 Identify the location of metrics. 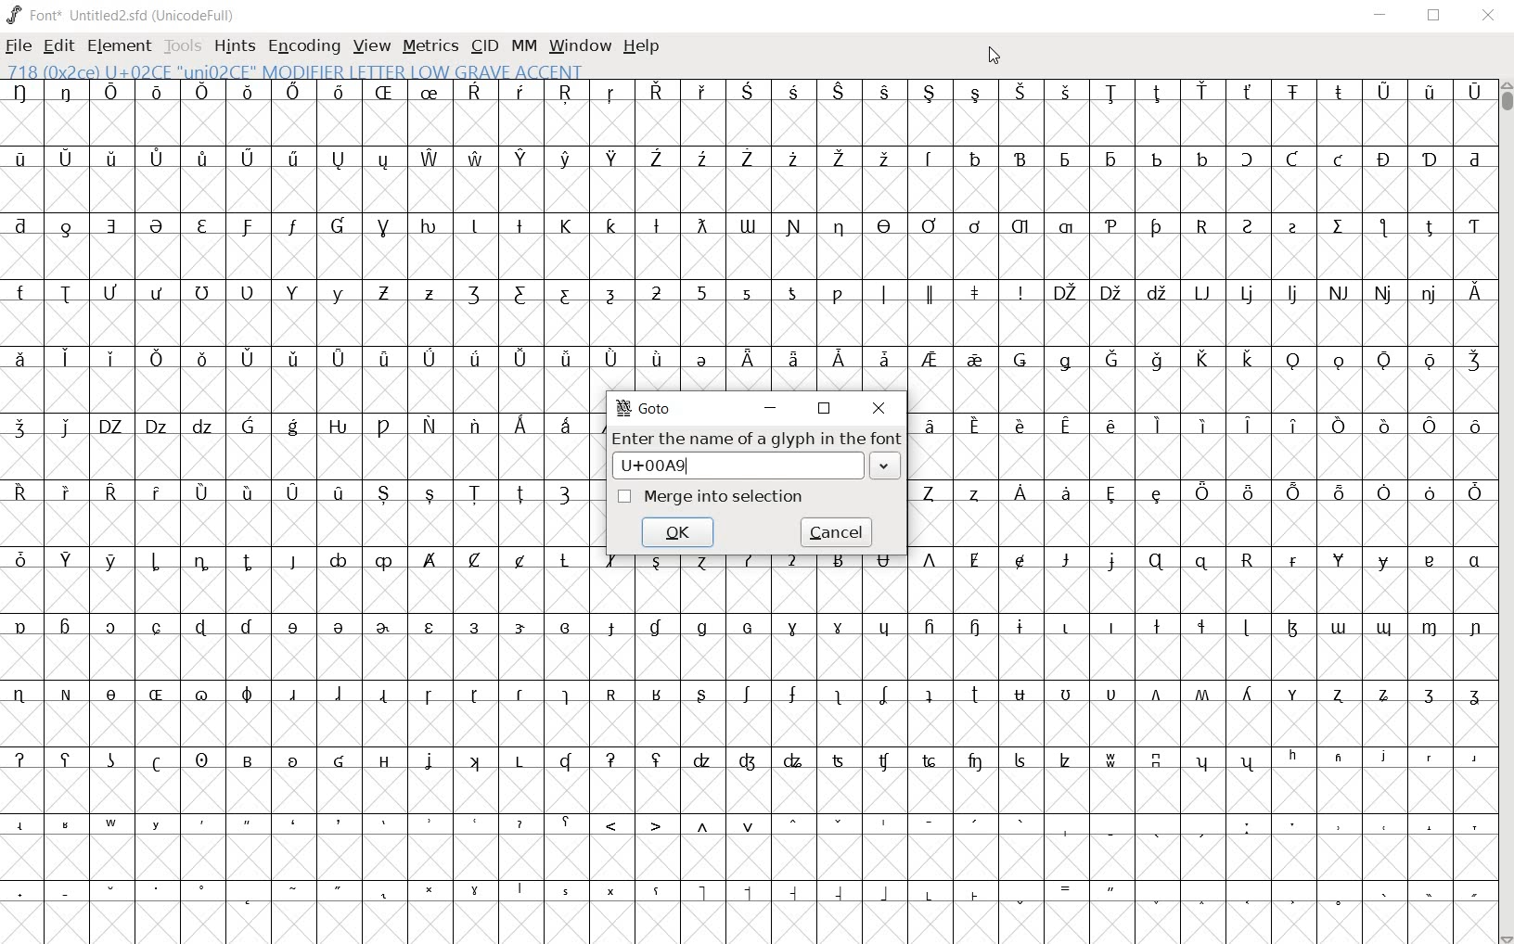
(430, 45).